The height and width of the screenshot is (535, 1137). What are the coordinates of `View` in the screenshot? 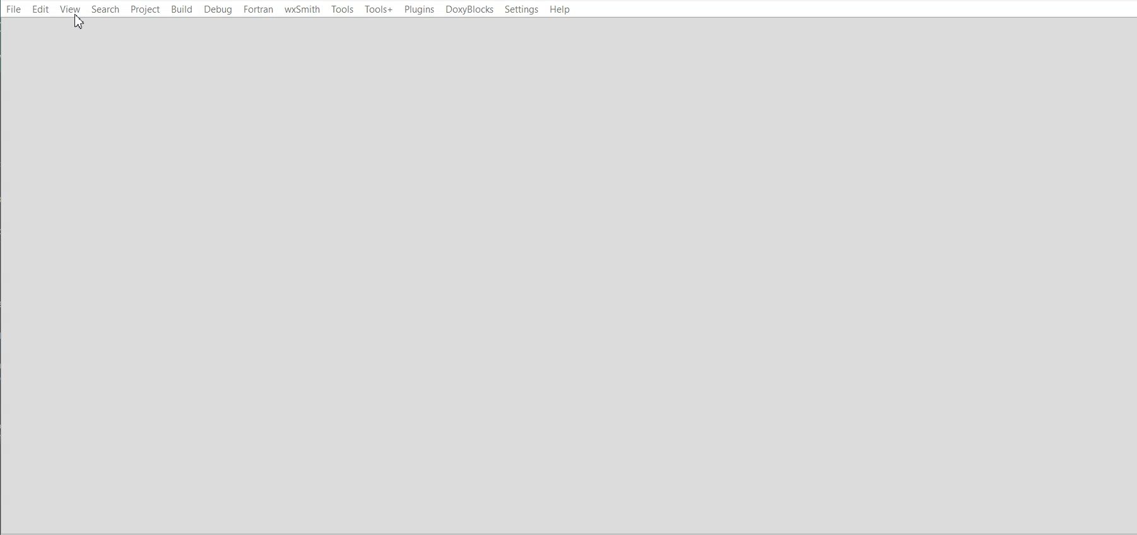 It's located at (70, 9).